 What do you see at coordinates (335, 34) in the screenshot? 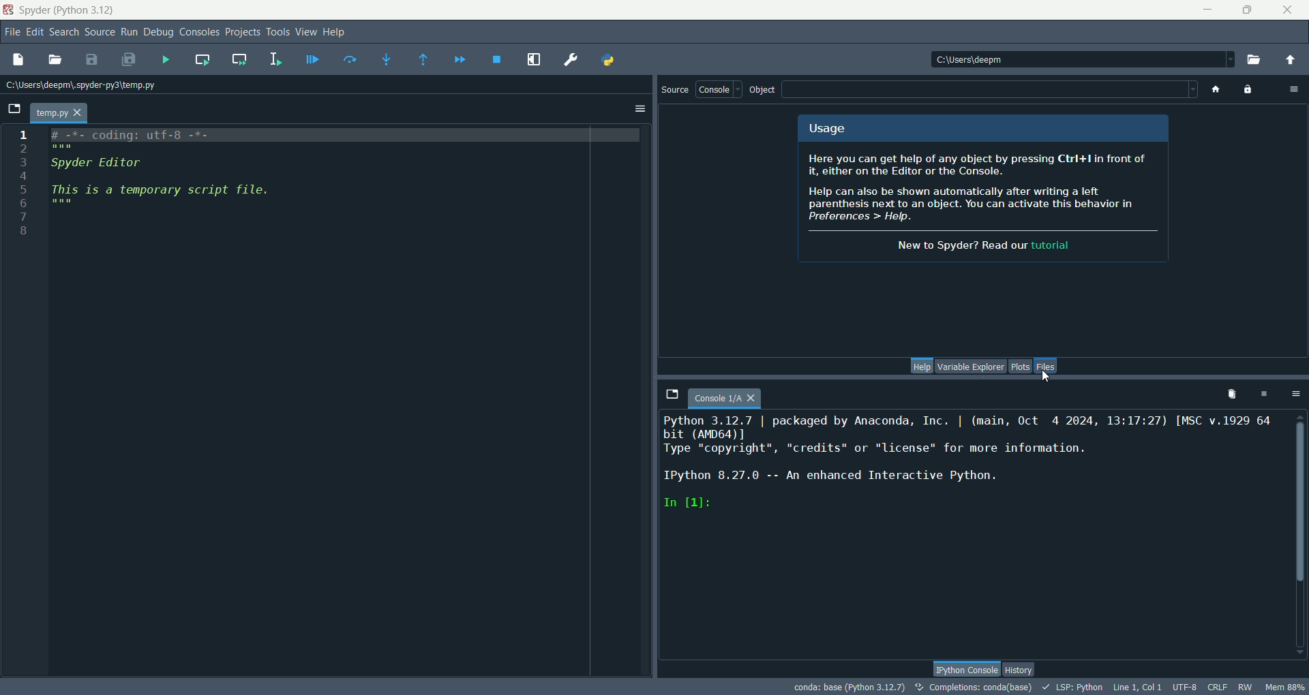
I see `help` at bounding box center [335, 34].